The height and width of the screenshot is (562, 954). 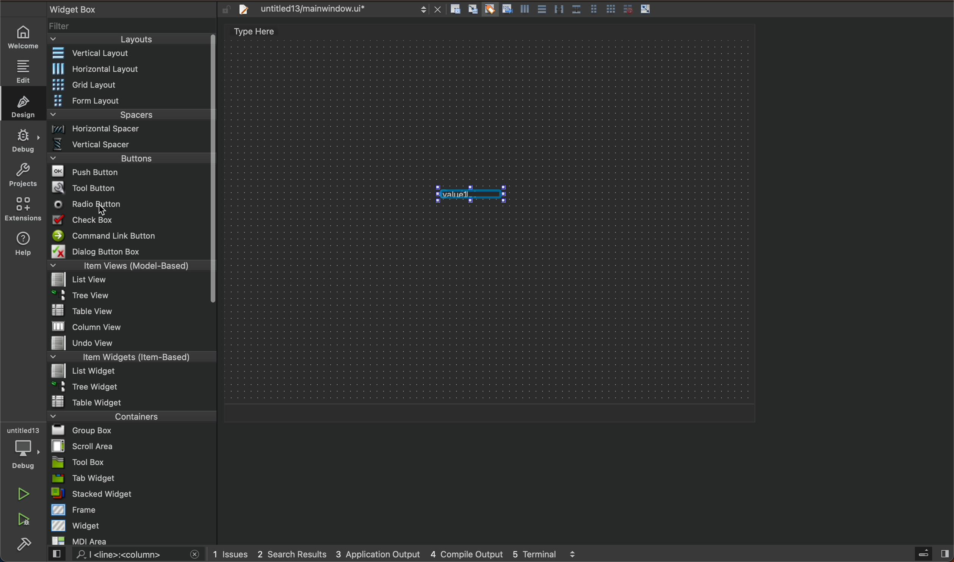 I want to click on , so click(x=489, y=10).